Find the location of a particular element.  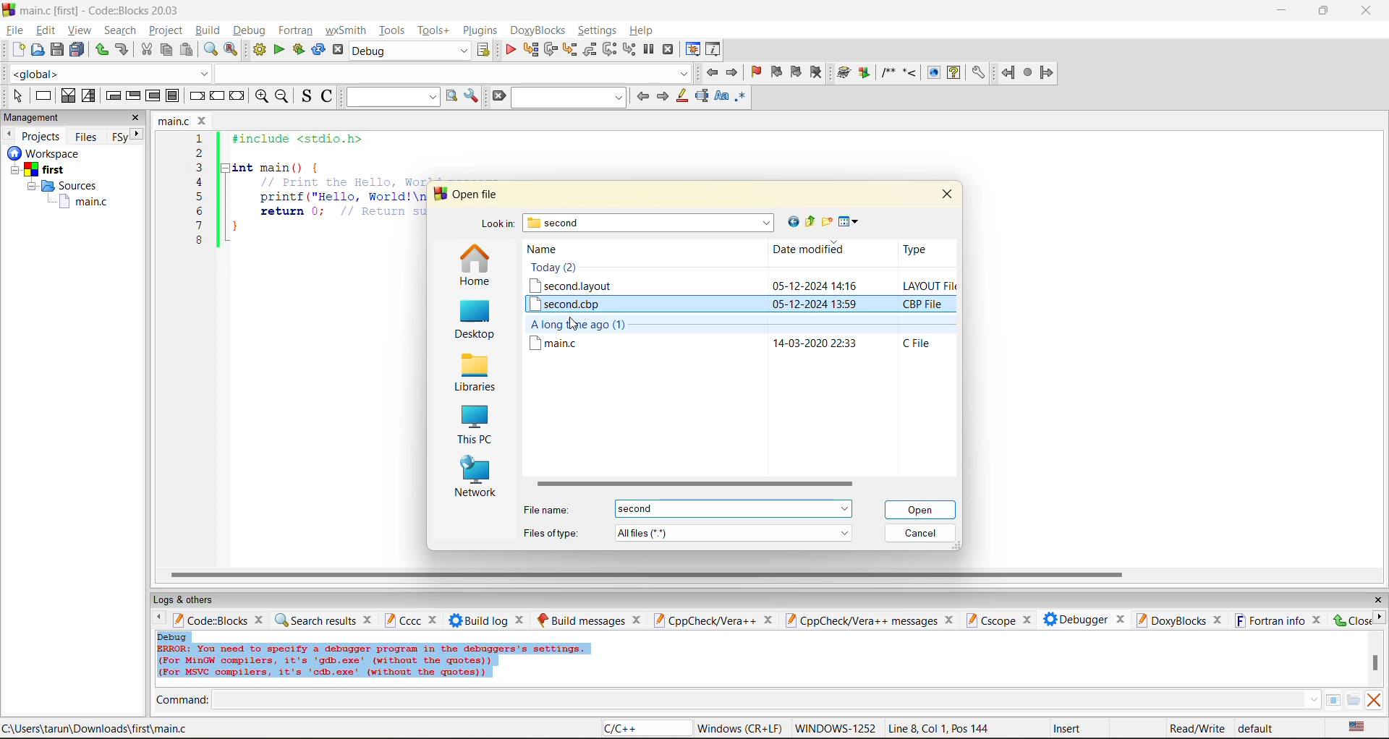

tools+ is located at coordinates (433, 30).